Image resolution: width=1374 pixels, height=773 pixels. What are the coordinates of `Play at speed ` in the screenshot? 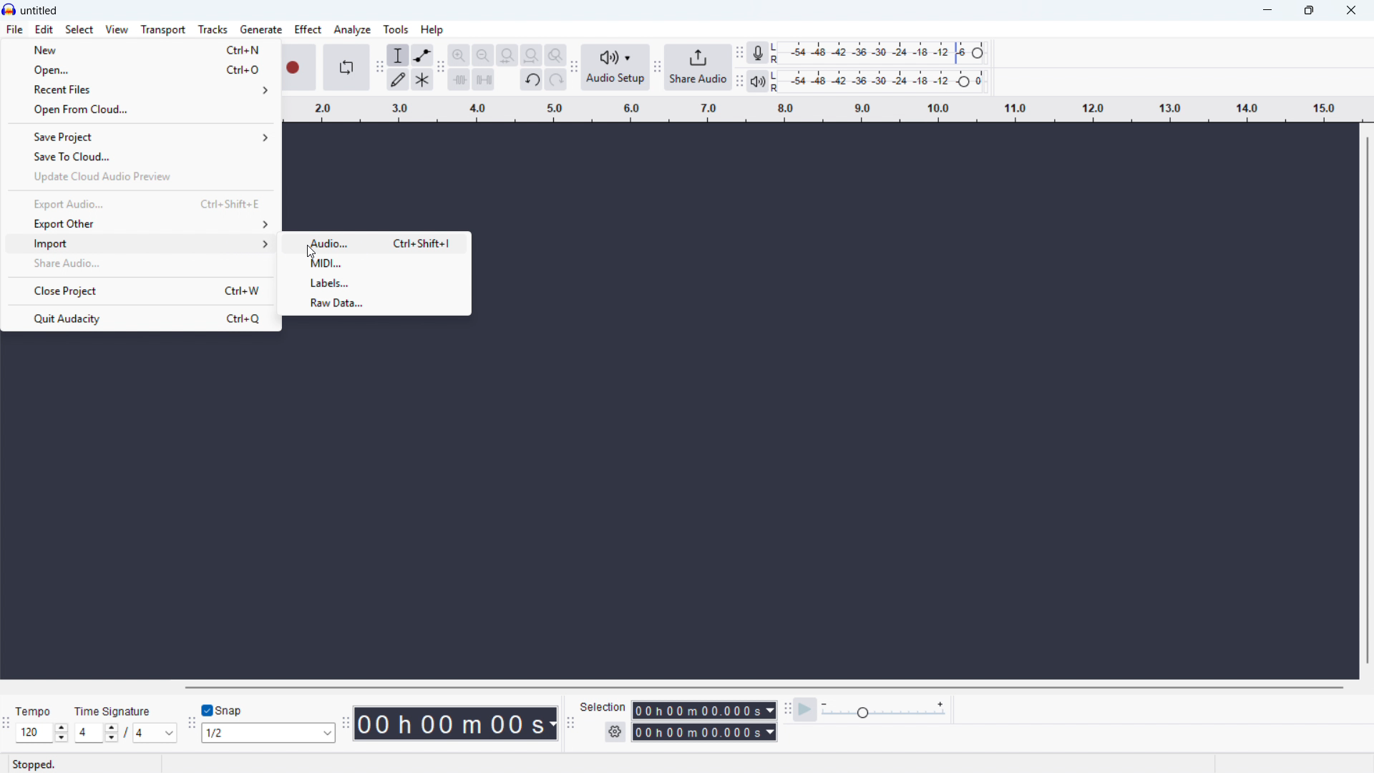 It's located at (806, 709).